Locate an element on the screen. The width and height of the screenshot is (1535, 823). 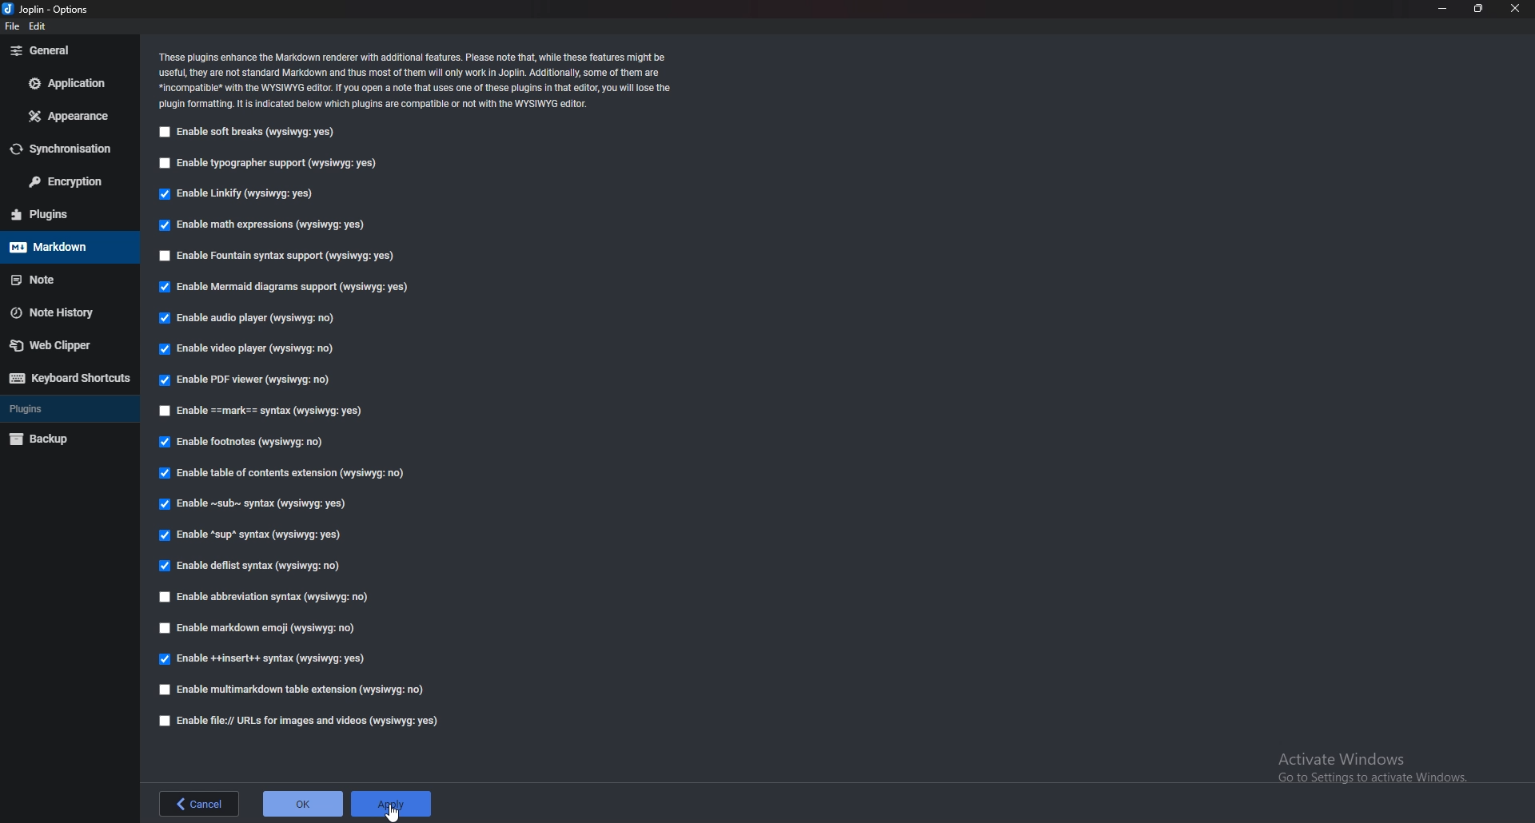
Cursor is located at coordinates (393, 811).